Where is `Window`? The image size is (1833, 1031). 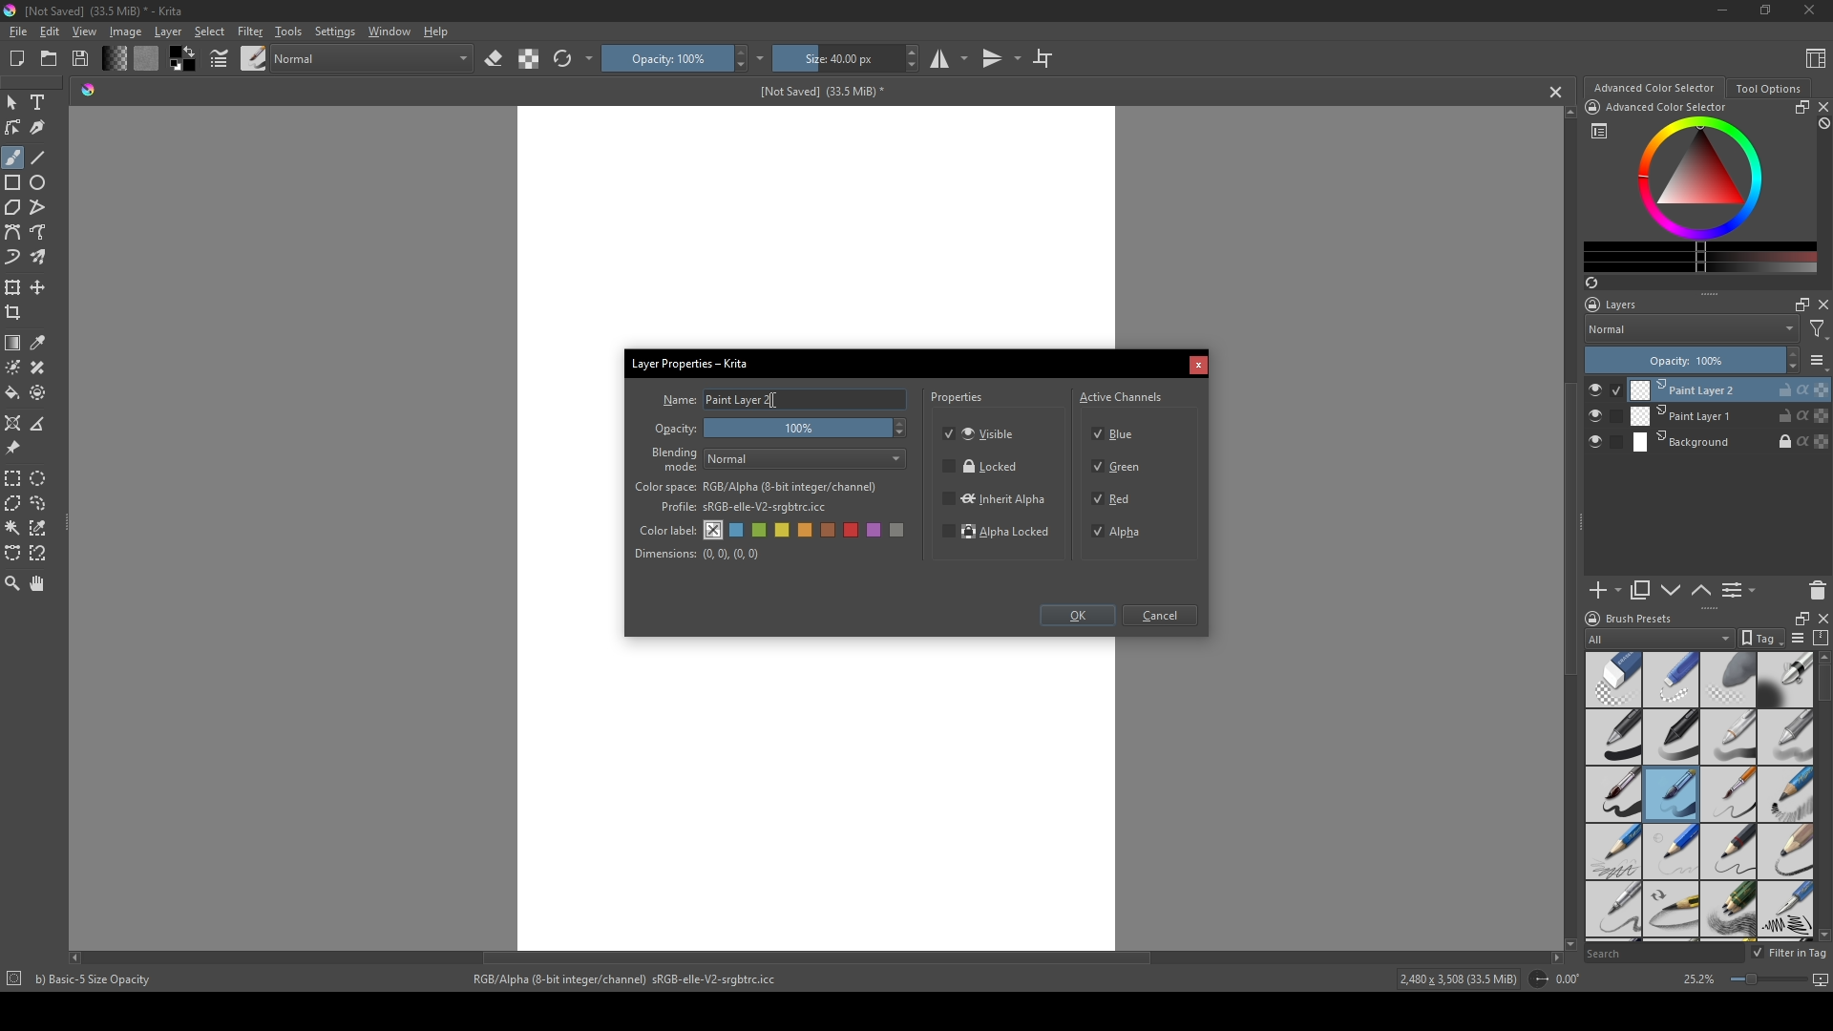 Window is located at coordinates (387, 31).